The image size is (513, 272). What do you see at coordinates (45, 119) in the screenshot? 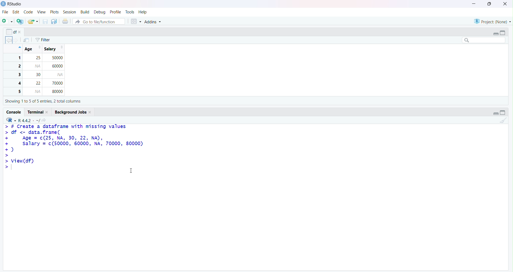
I see `View the current working directory` at bounding box center [45, 119].